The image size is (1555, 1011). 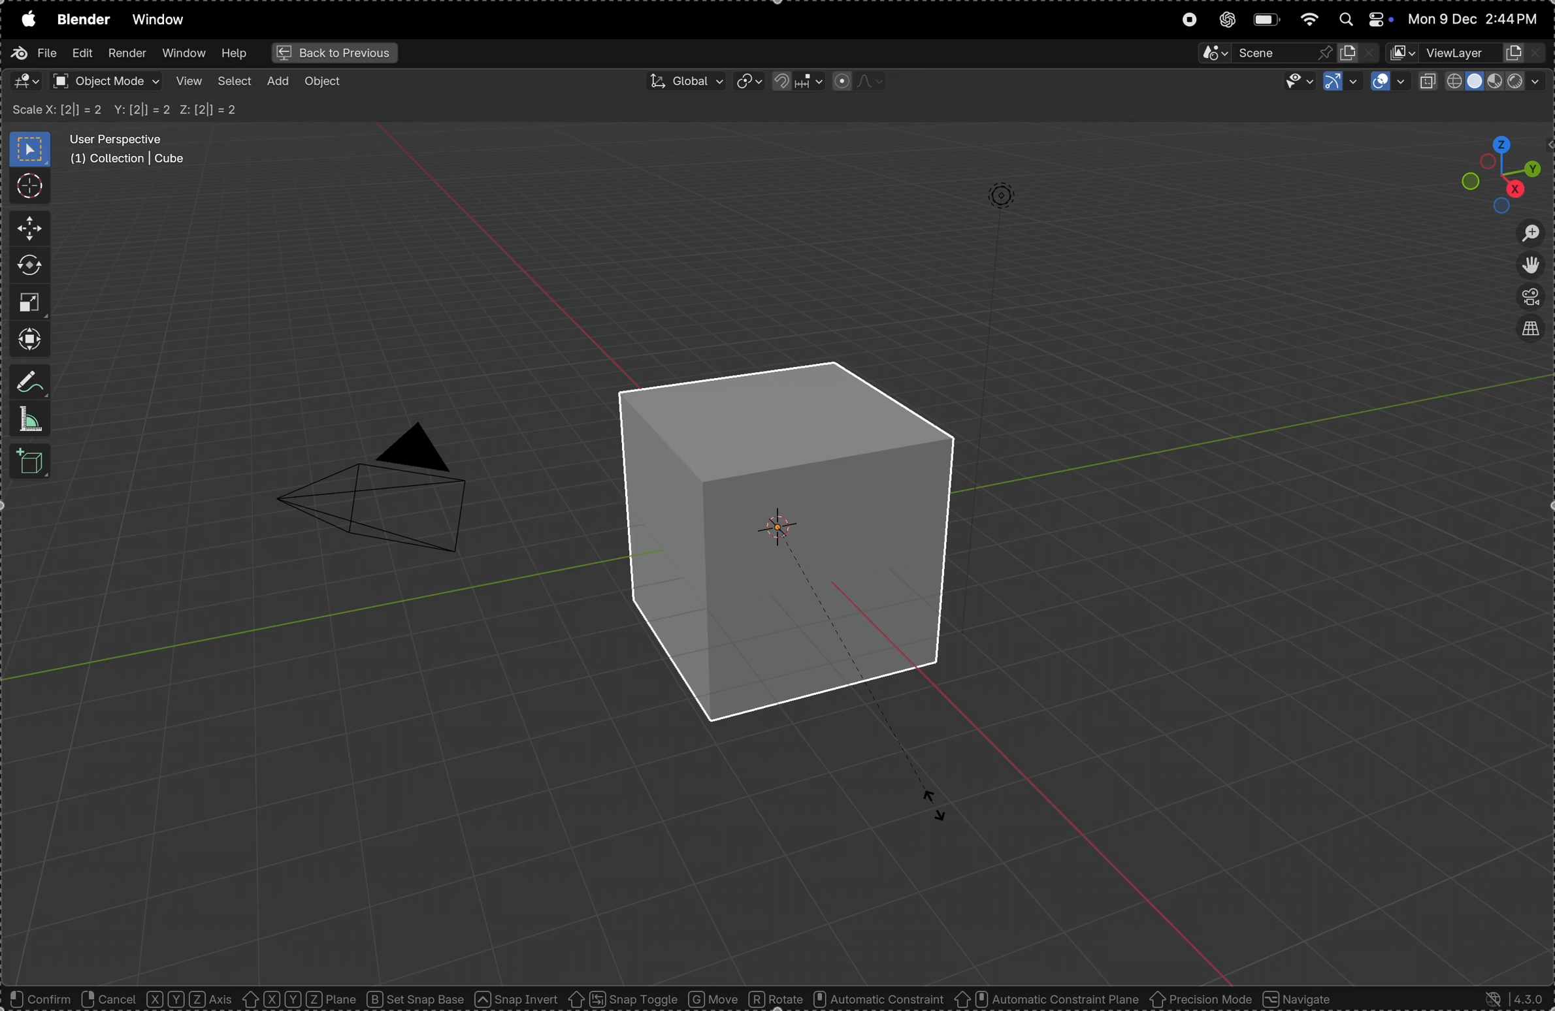 I want to click on show gimzo, so click(x=1339, y=80).